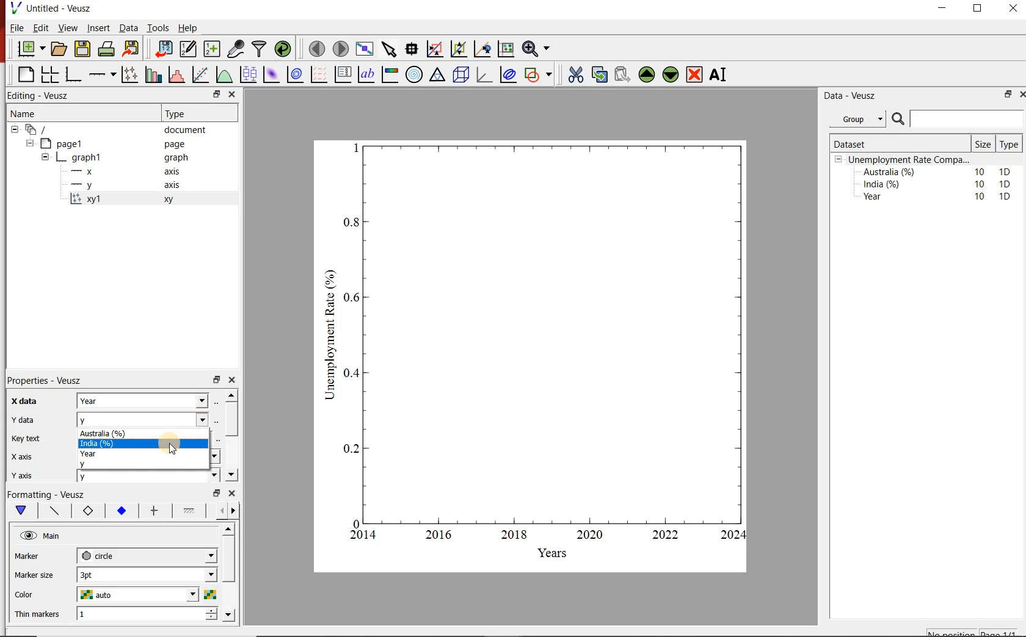 This screenshot has width=1026, height=637. What do you see at coordinates (669, 74) in the screenshot?
I see `move the widgets down` at bounding box center [669, 74].